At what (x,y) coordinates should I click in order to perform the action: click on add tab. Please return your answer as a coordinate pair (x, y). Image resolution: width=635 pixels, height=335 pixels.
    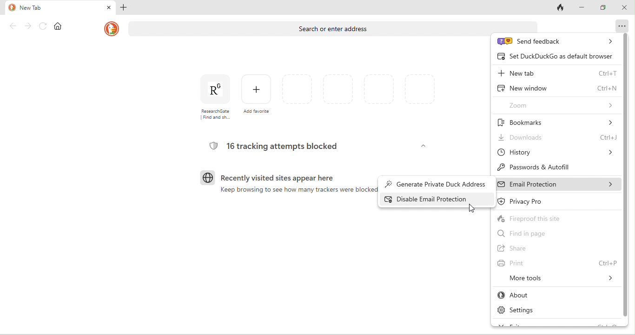
    Looking at the image, I should click on (125, 8).